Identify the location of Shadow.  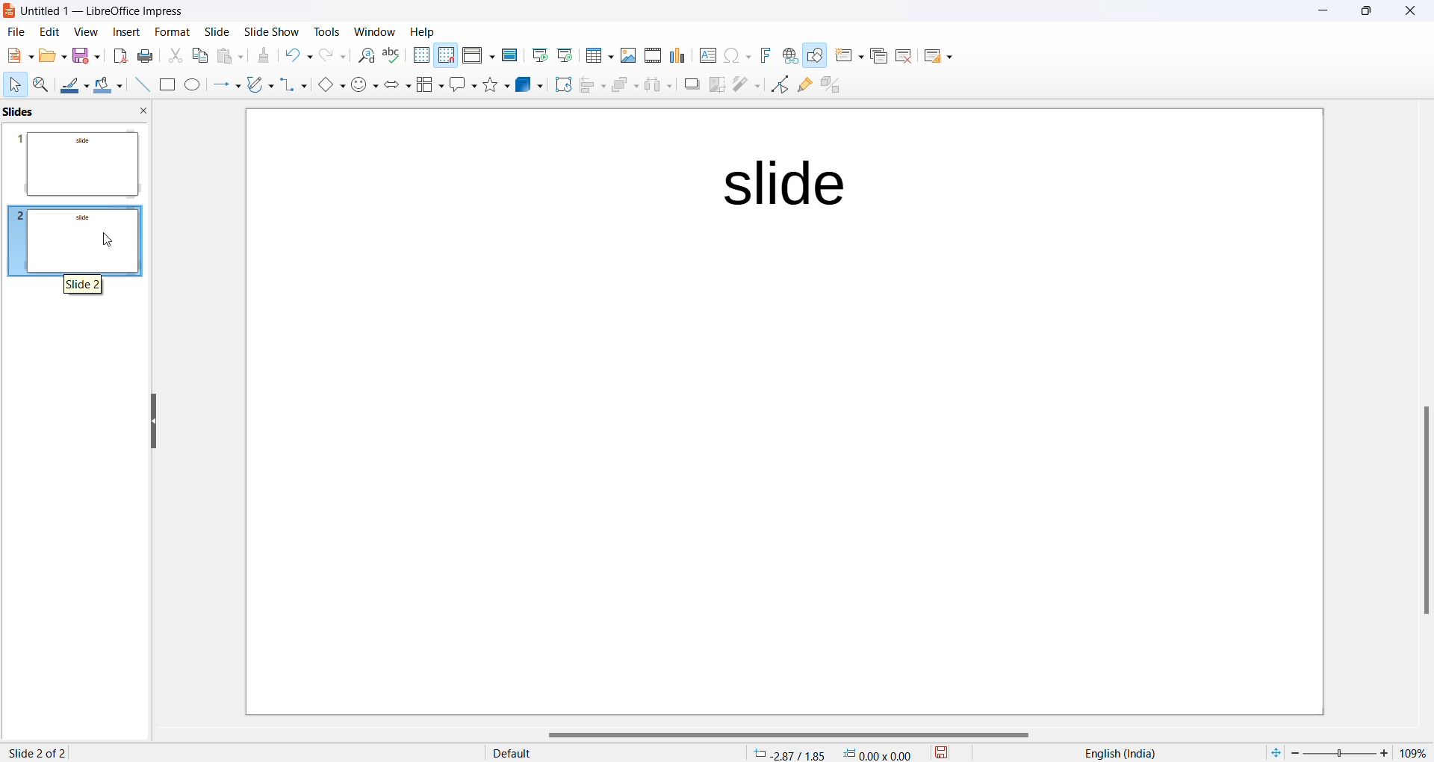
(686, 85).